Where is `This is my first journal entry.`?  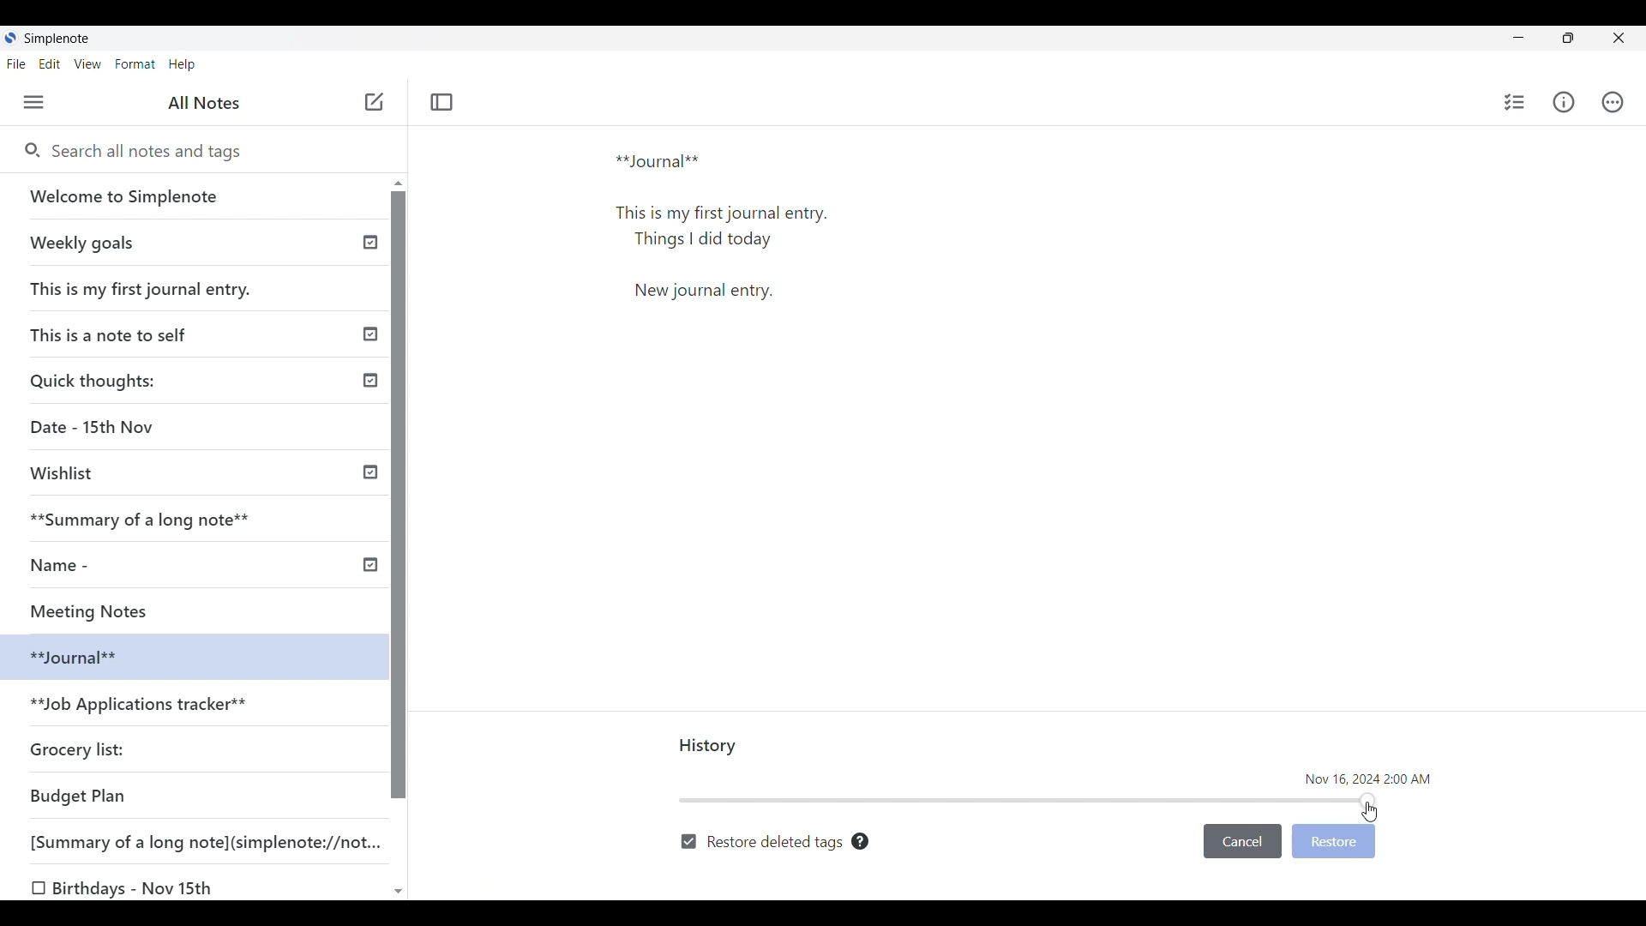
This is my first journal entry. is located at coordinates (142, 288).